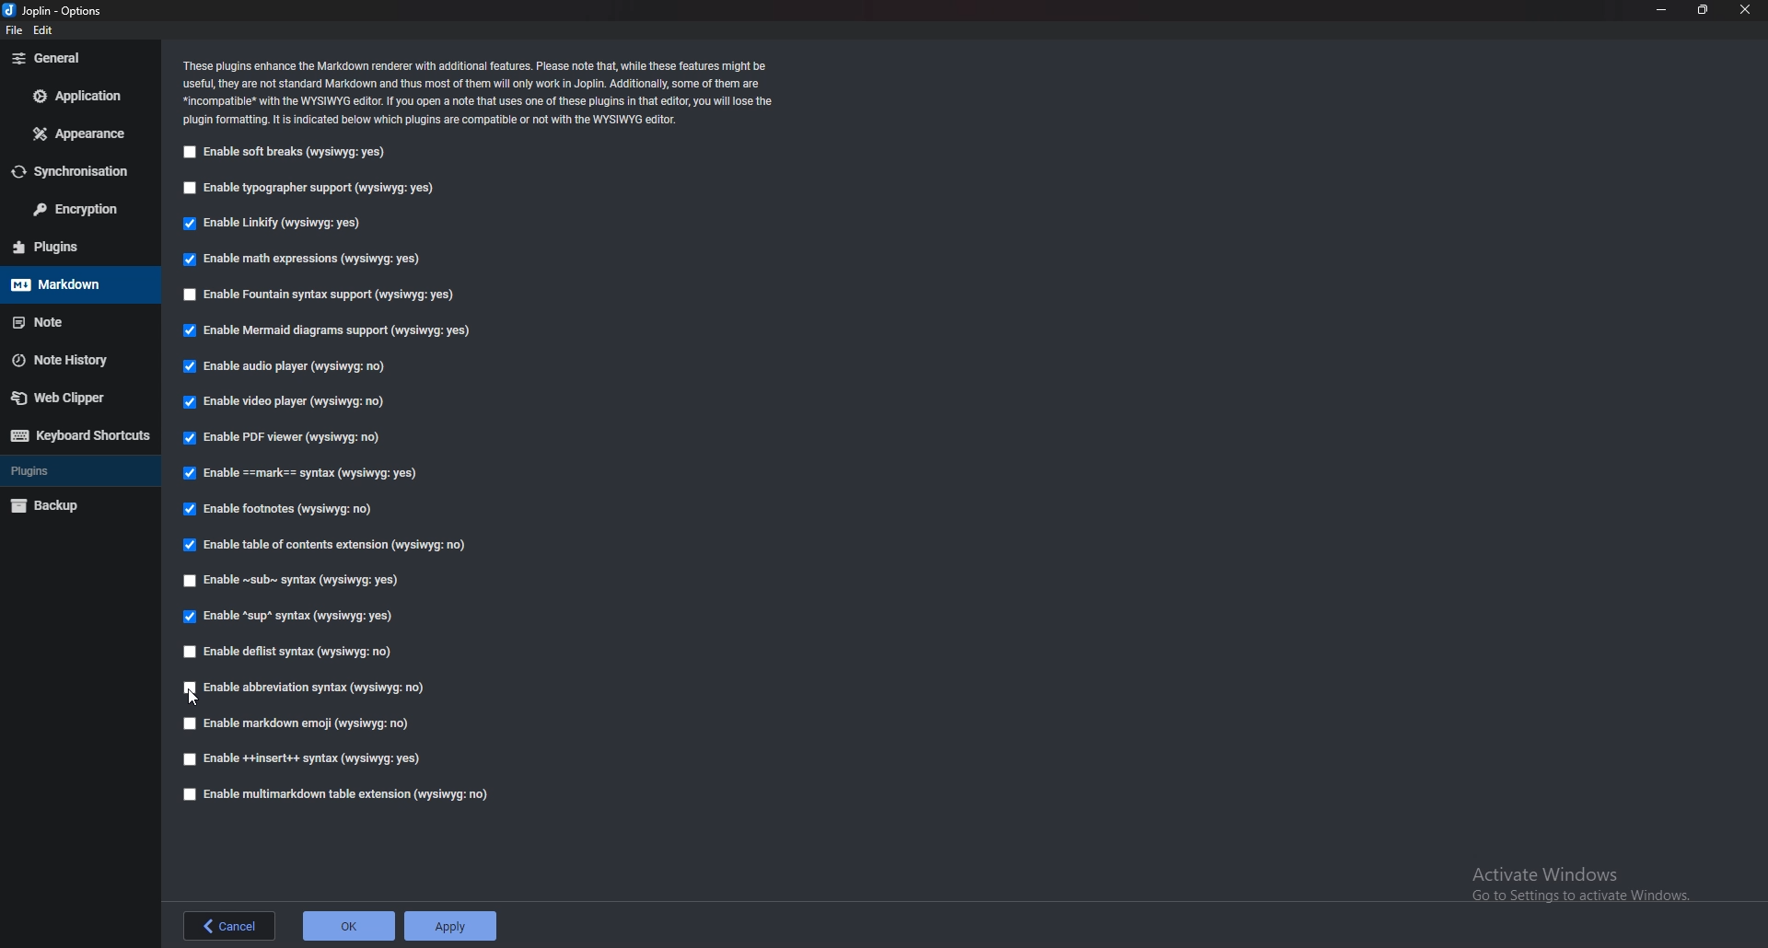 The height and width of the screenshot is (948, 1768). What do you see at coordinates (77, 360) in the screenshot?
I see `note history` at bounding box center [77, 360].